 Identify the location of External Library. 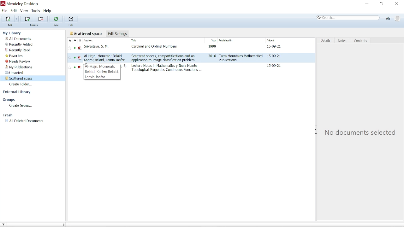
(18, 92).